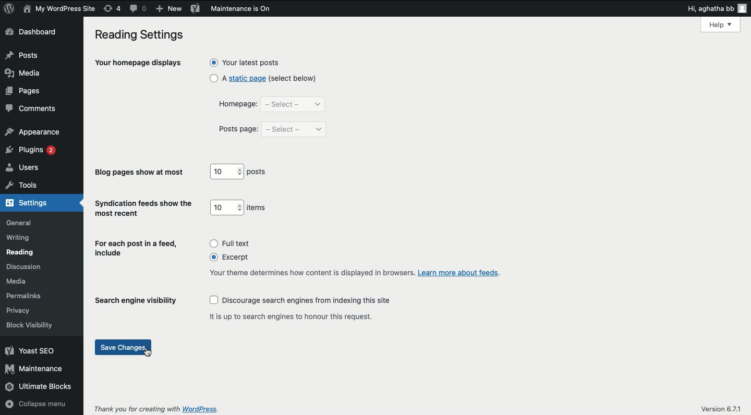 The image size is (751, 415). What do you see at coordinates (30, 351) in the screenshot?
I see `yoast seo` at bounding box center [30, 351].